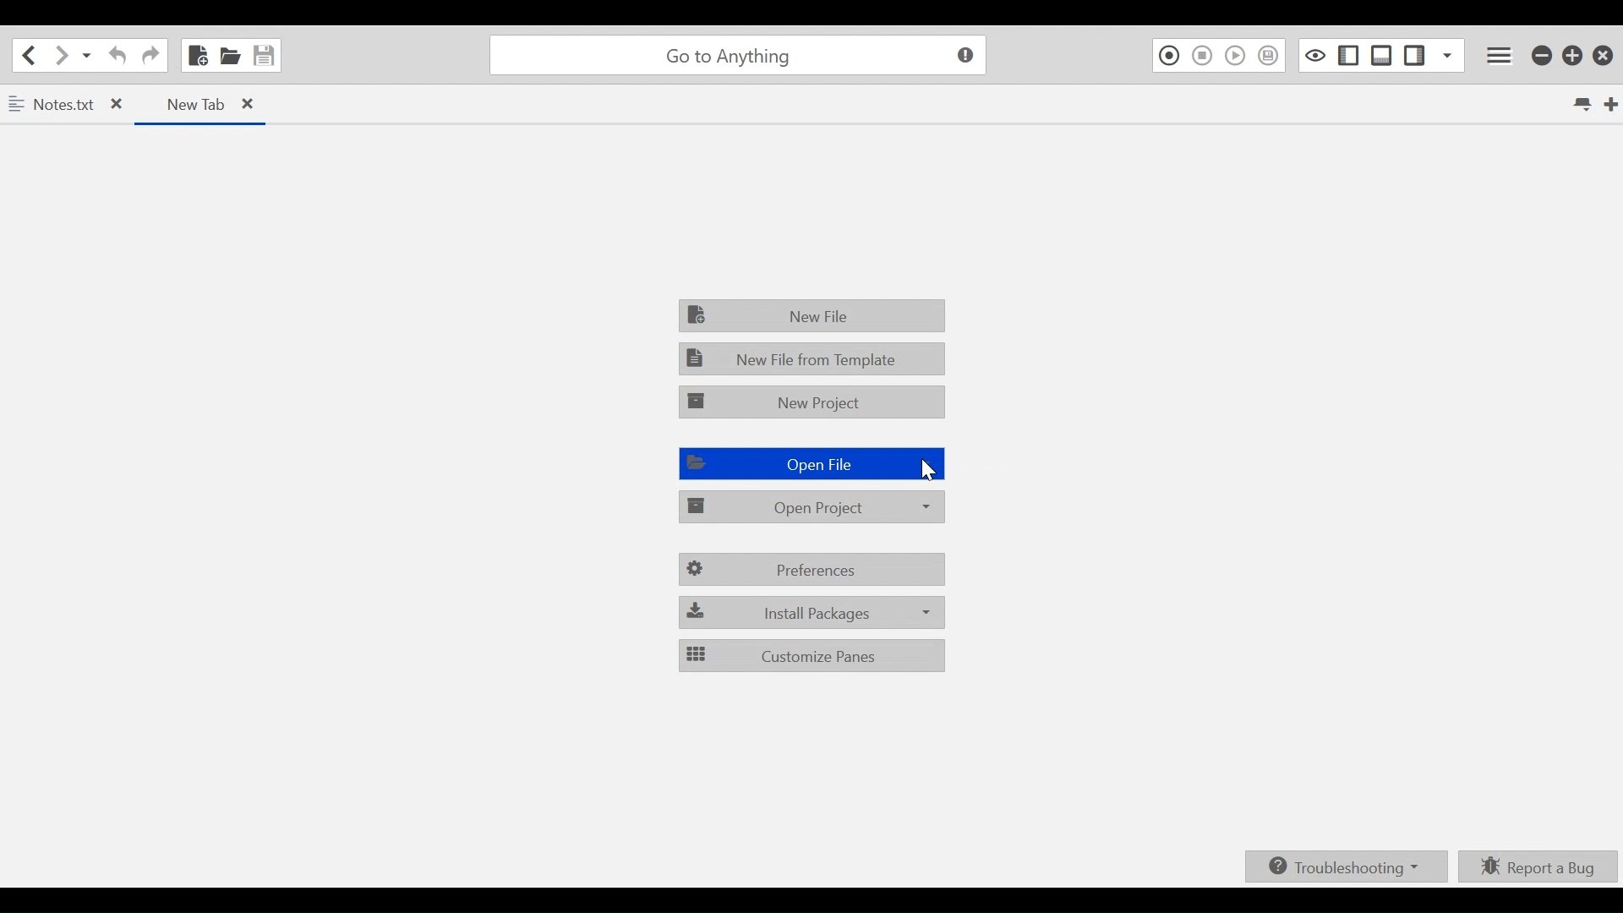  What do you see at coordinates (812, 571) in the screenshot?
I see `Preferences` at bounding box center [812, 571].